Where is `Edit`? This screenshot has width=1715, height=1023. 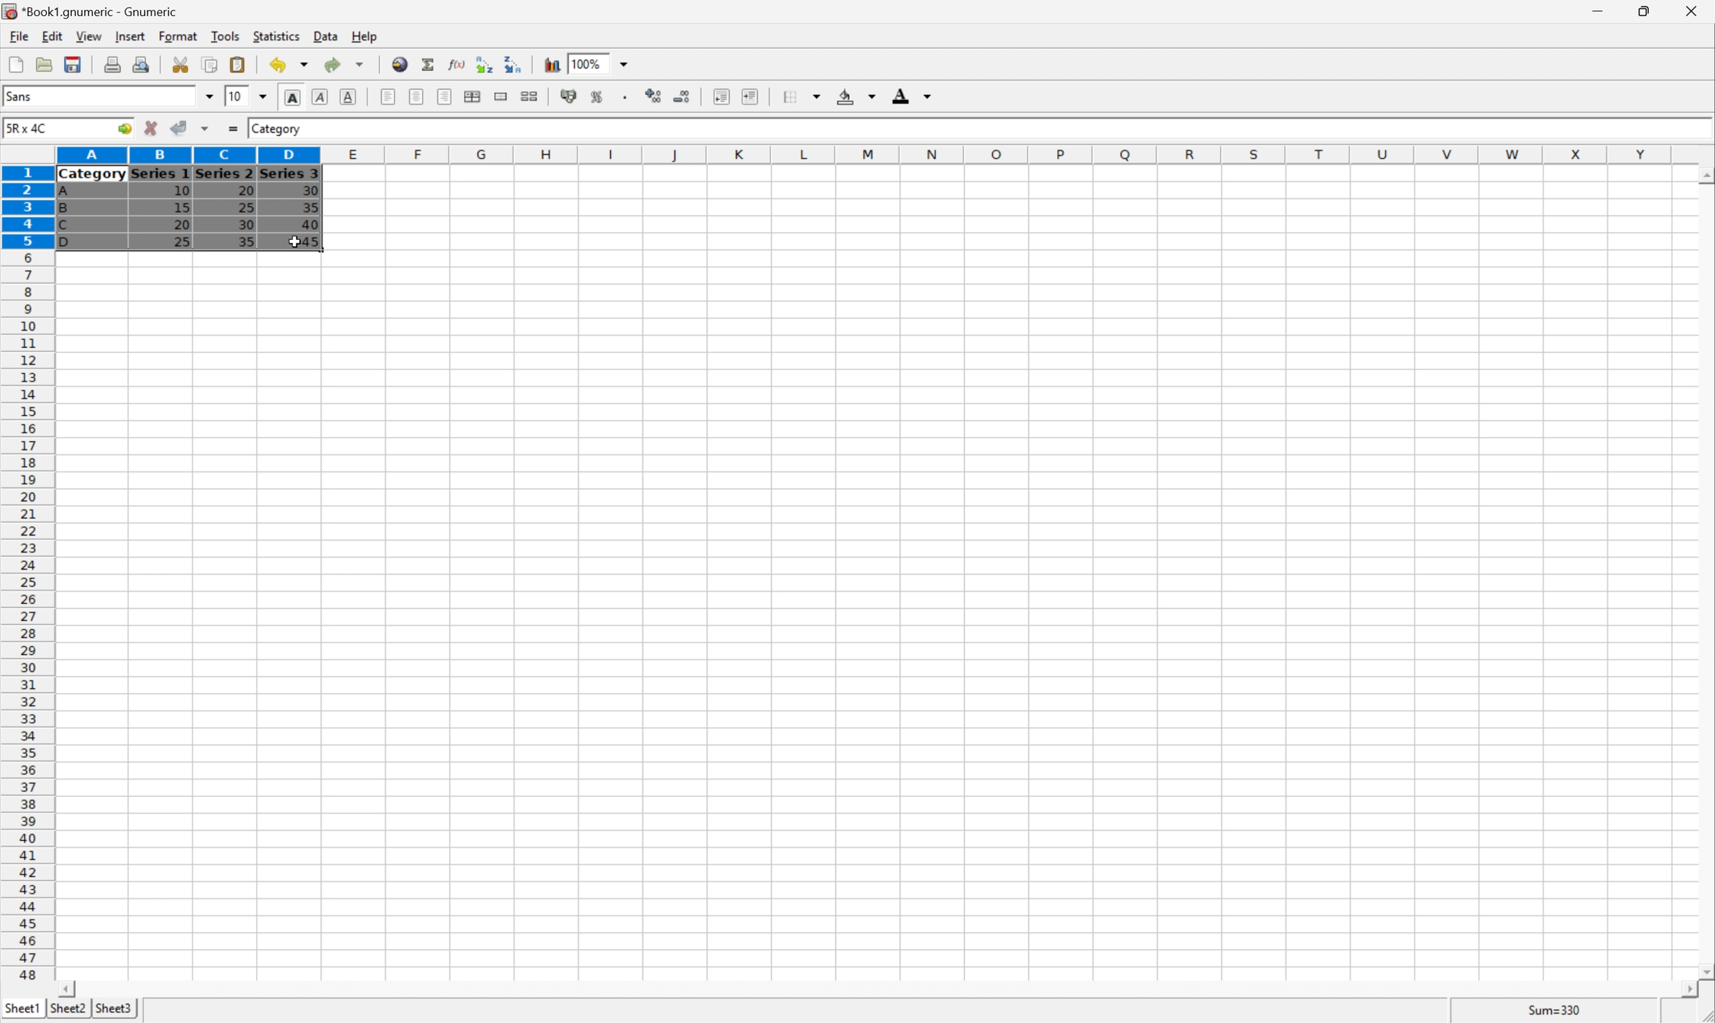 Edit is located at coordinates (52, 35).